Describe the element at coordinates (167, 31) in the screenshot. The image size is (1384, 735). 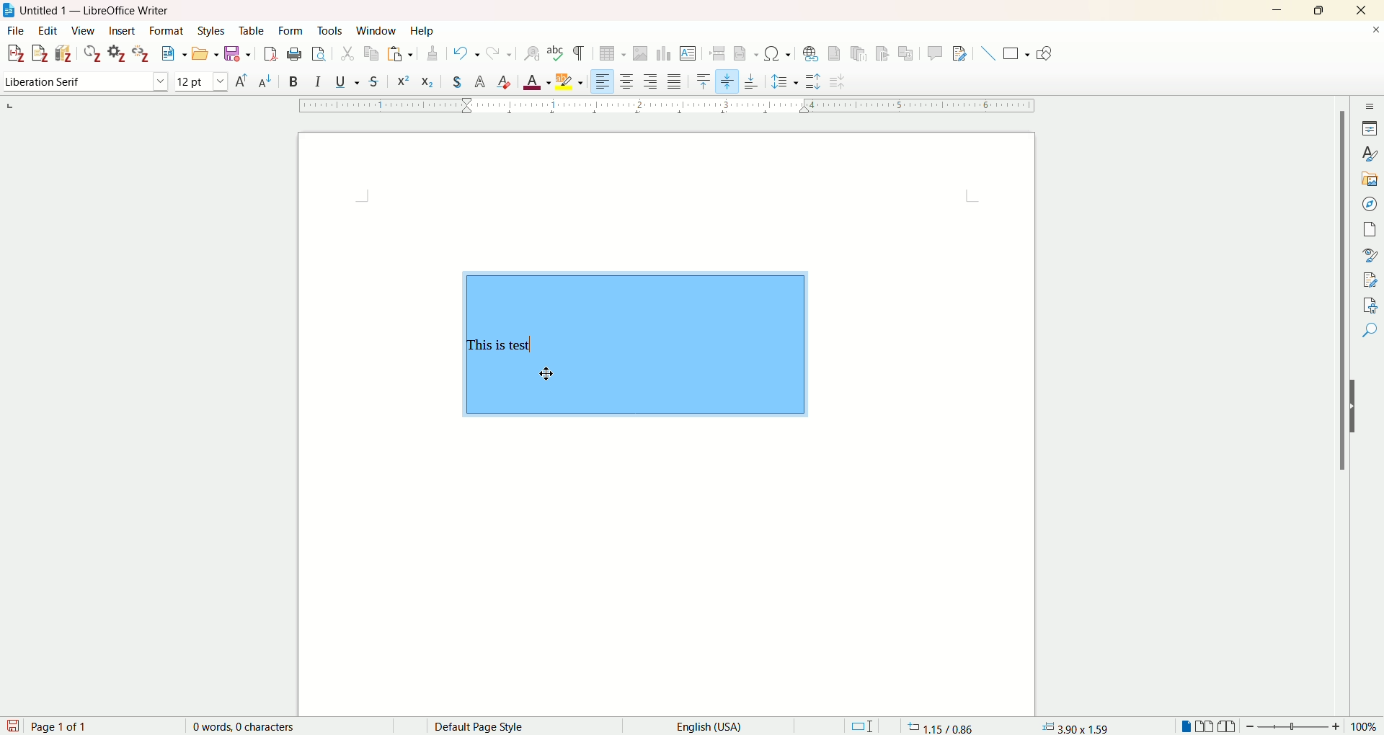
I see `format` at that location.